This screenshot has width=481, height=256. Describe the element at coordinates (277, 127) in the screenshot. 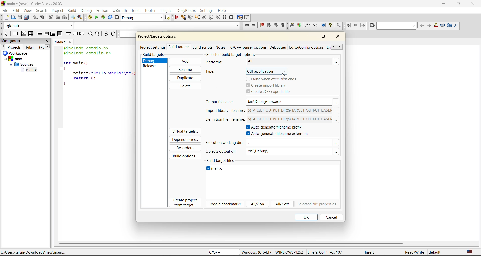

I see `autogenerate filename prefix` at that location.